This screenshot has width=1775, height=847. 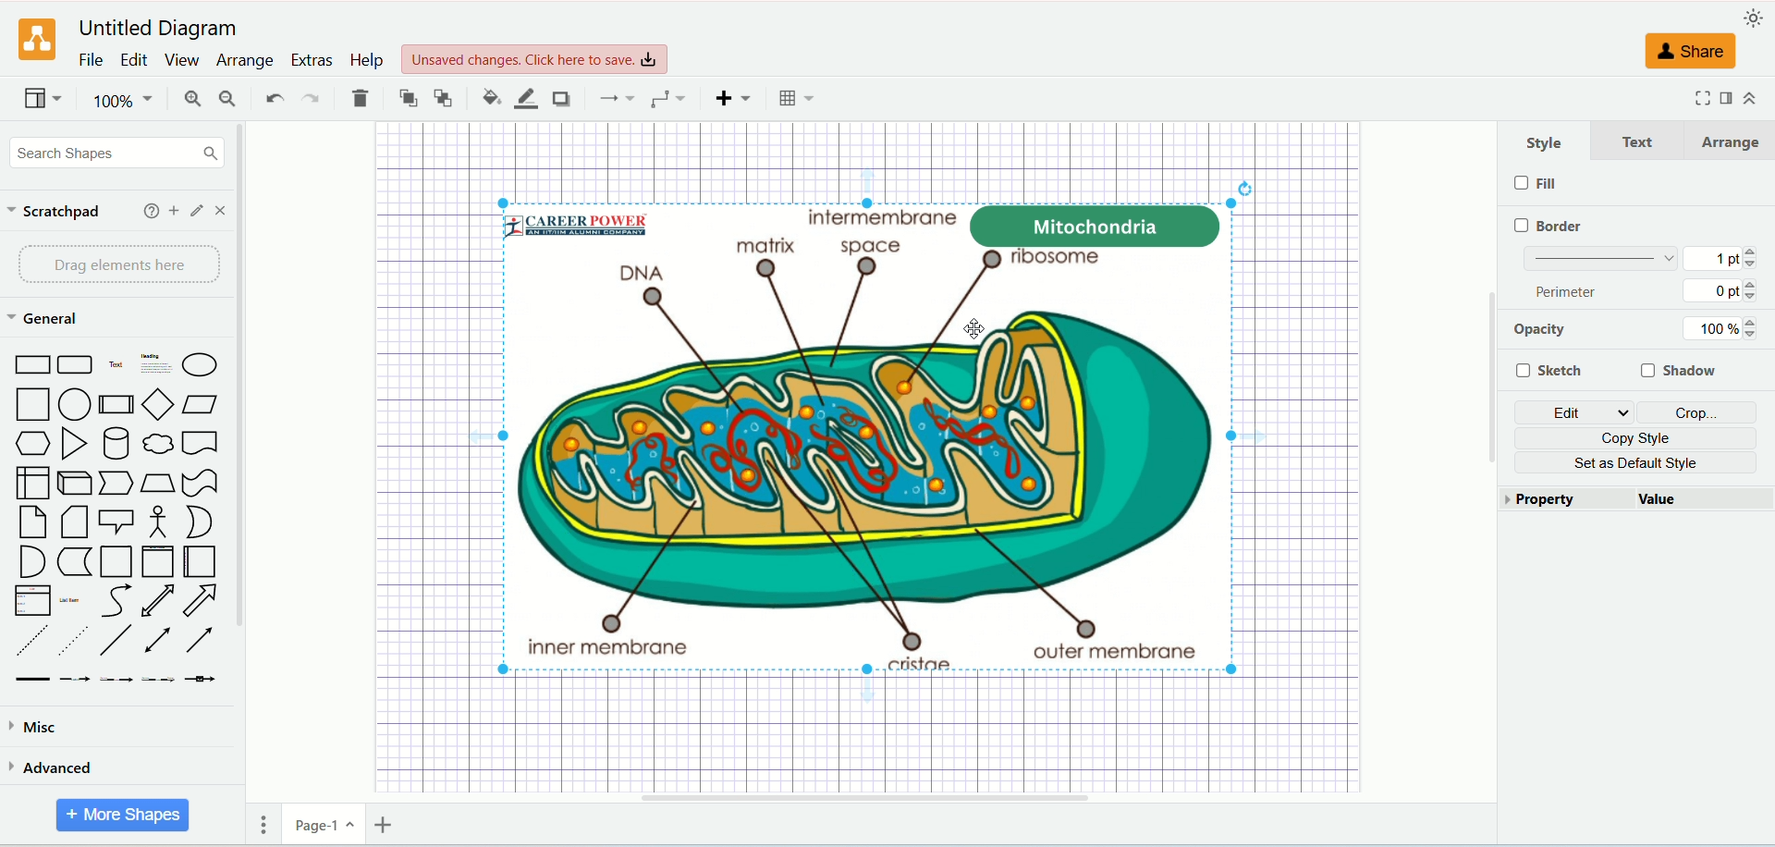 What do you see at coordinates (116, 681) in the screenshot?
I see `Connector with 2 Labels` at bounding box center [116, 681].